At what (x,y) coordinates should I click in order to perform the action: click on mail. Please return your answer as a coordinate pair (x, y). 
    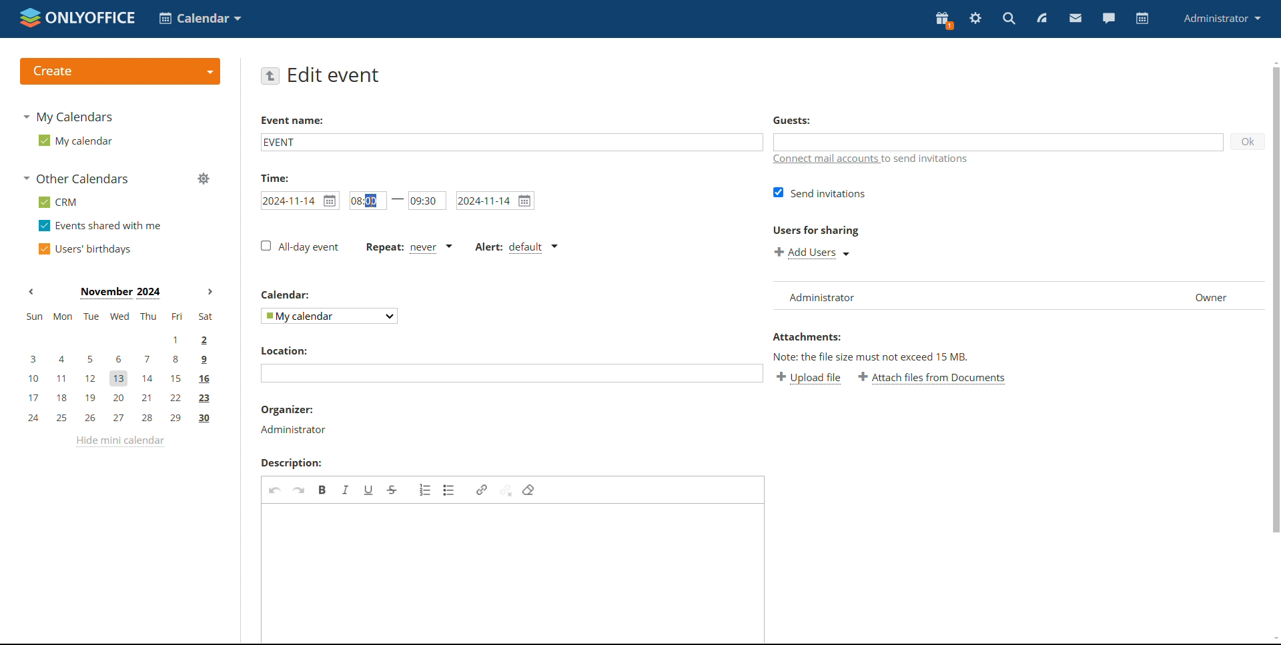
    Looking at the image, I should click on (1075, 18).